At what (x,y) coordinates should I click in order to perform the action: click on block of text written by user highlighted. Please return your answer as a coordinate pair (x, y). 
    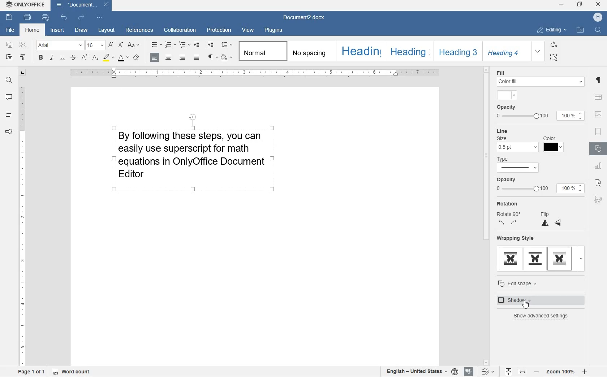
    Looking at the image, I should click on (195, 153).